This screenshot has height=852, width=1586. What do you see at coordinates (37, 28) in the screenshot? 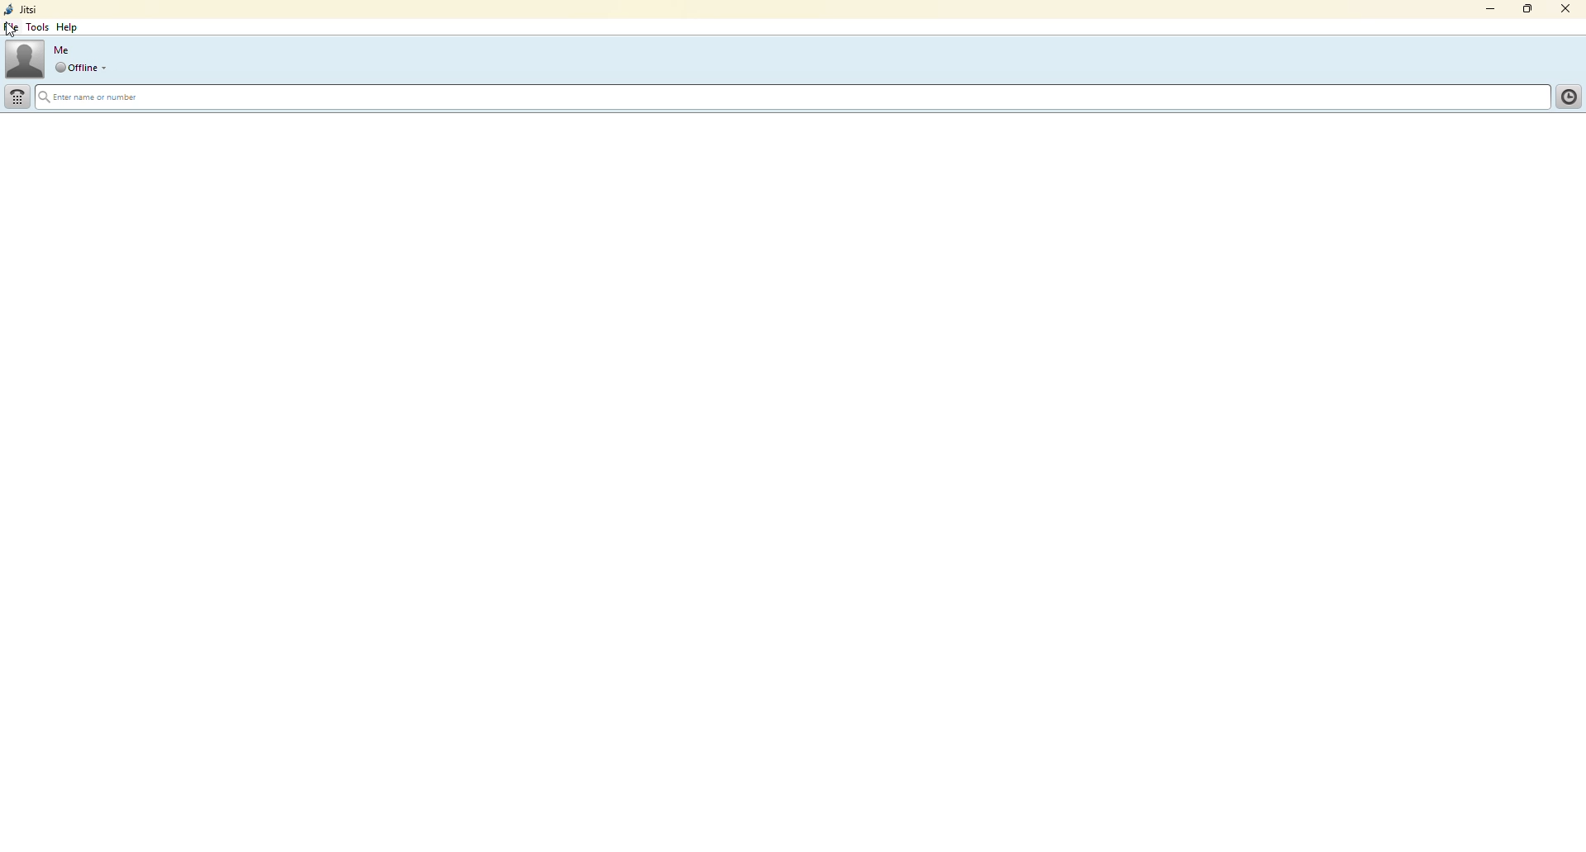
I see `tools` at bounding box center [37, 28].